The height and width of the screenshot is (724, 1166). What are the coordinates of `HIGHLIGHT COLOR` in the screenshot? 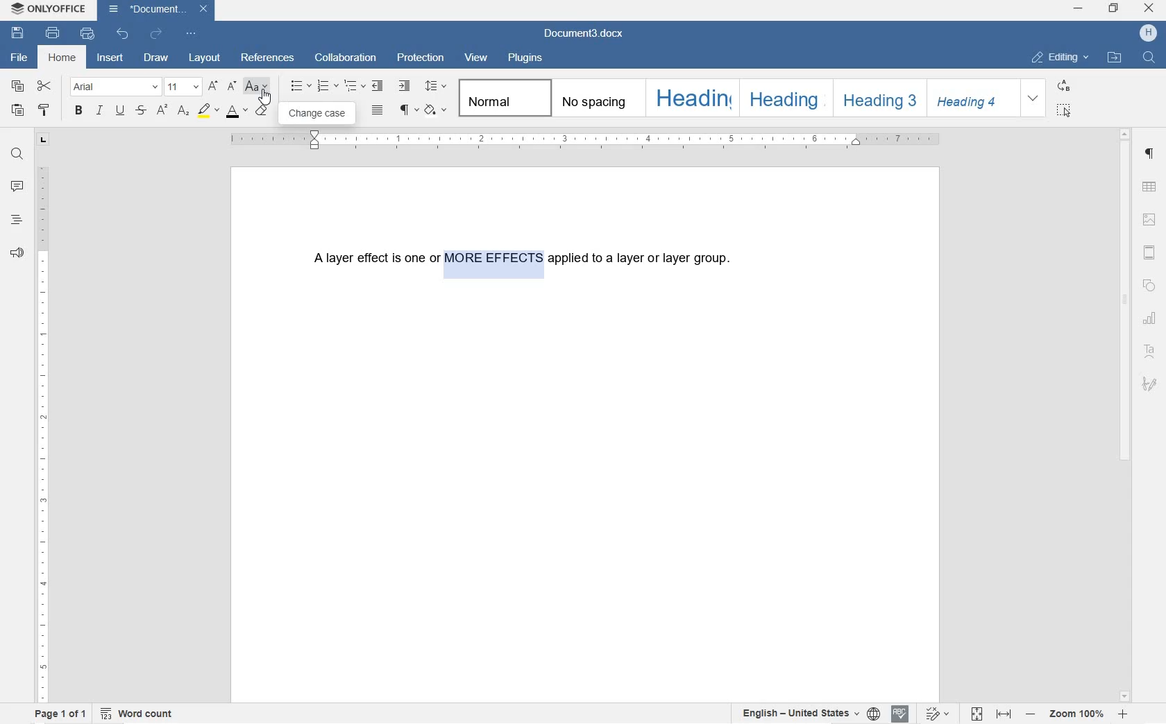 It's located at (208, 110).